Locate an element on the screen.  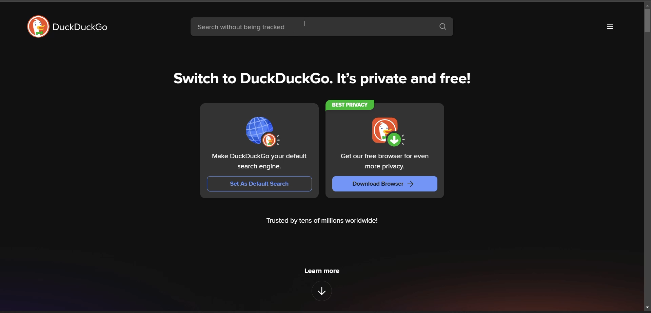
more options is located at coordinates (610, 27).